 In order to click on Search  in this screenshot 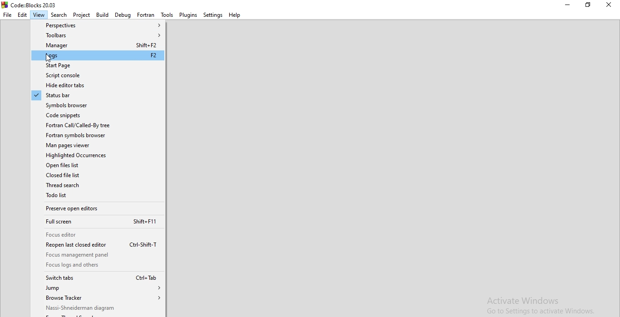, I will do `click(59, 15)`.